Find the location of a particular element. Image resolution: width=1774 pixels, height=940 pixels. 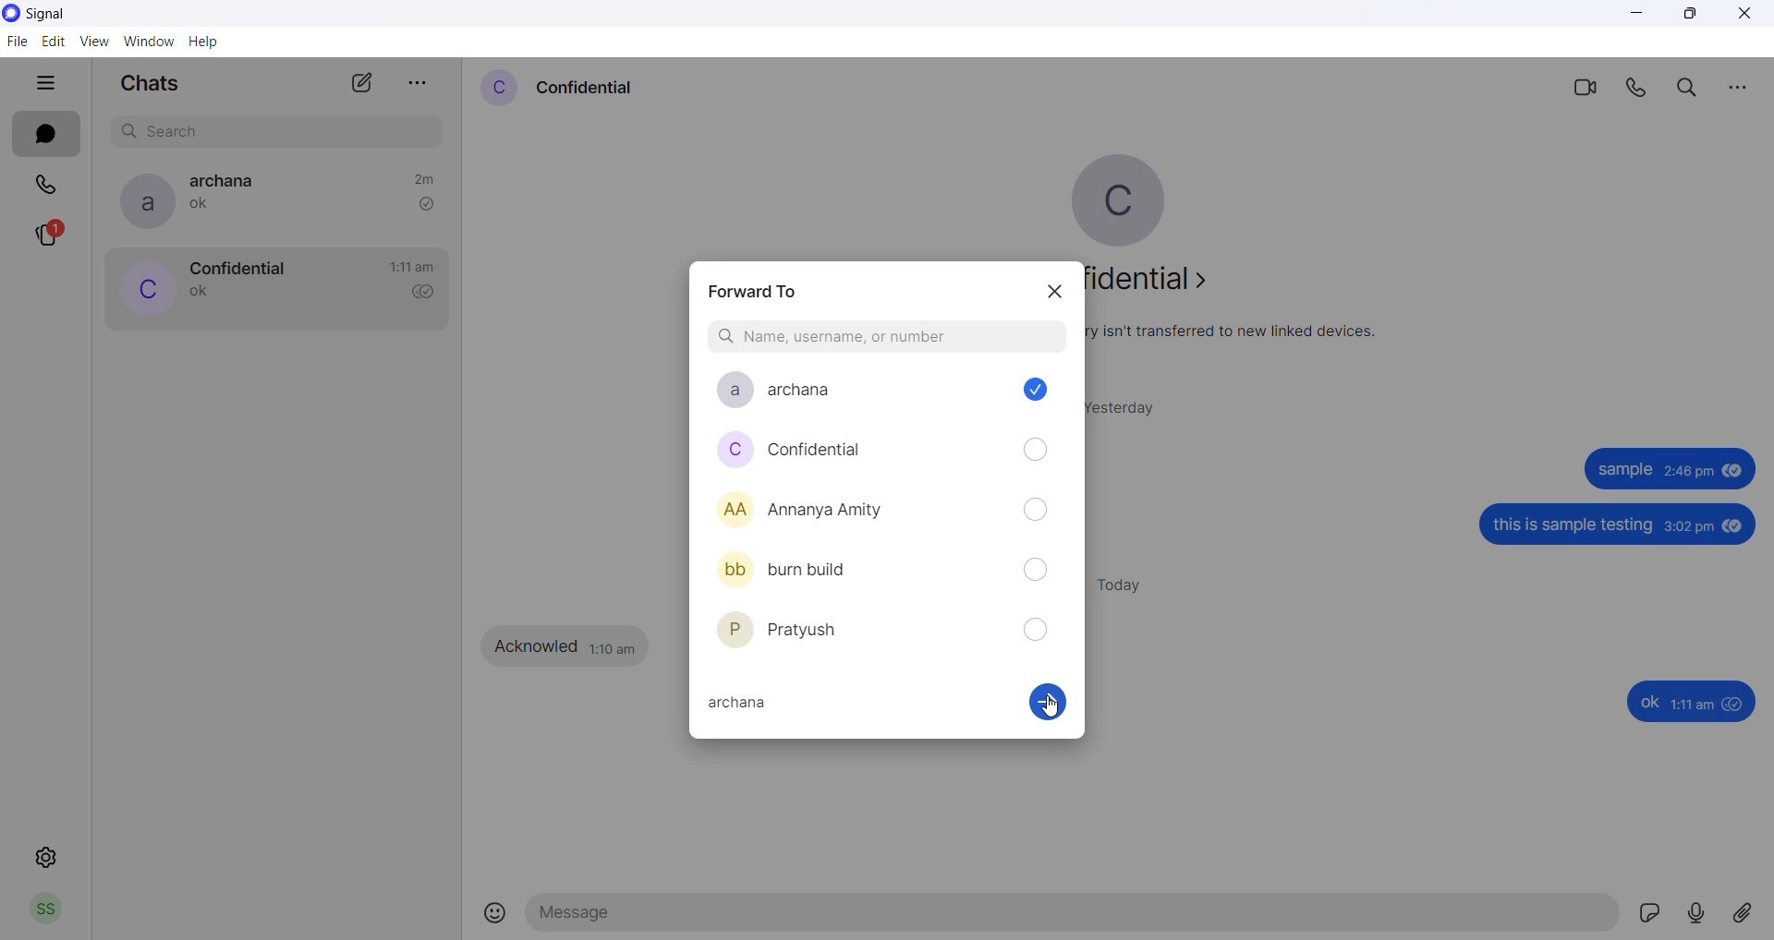

cursor is located at coordinates (1051, 705).